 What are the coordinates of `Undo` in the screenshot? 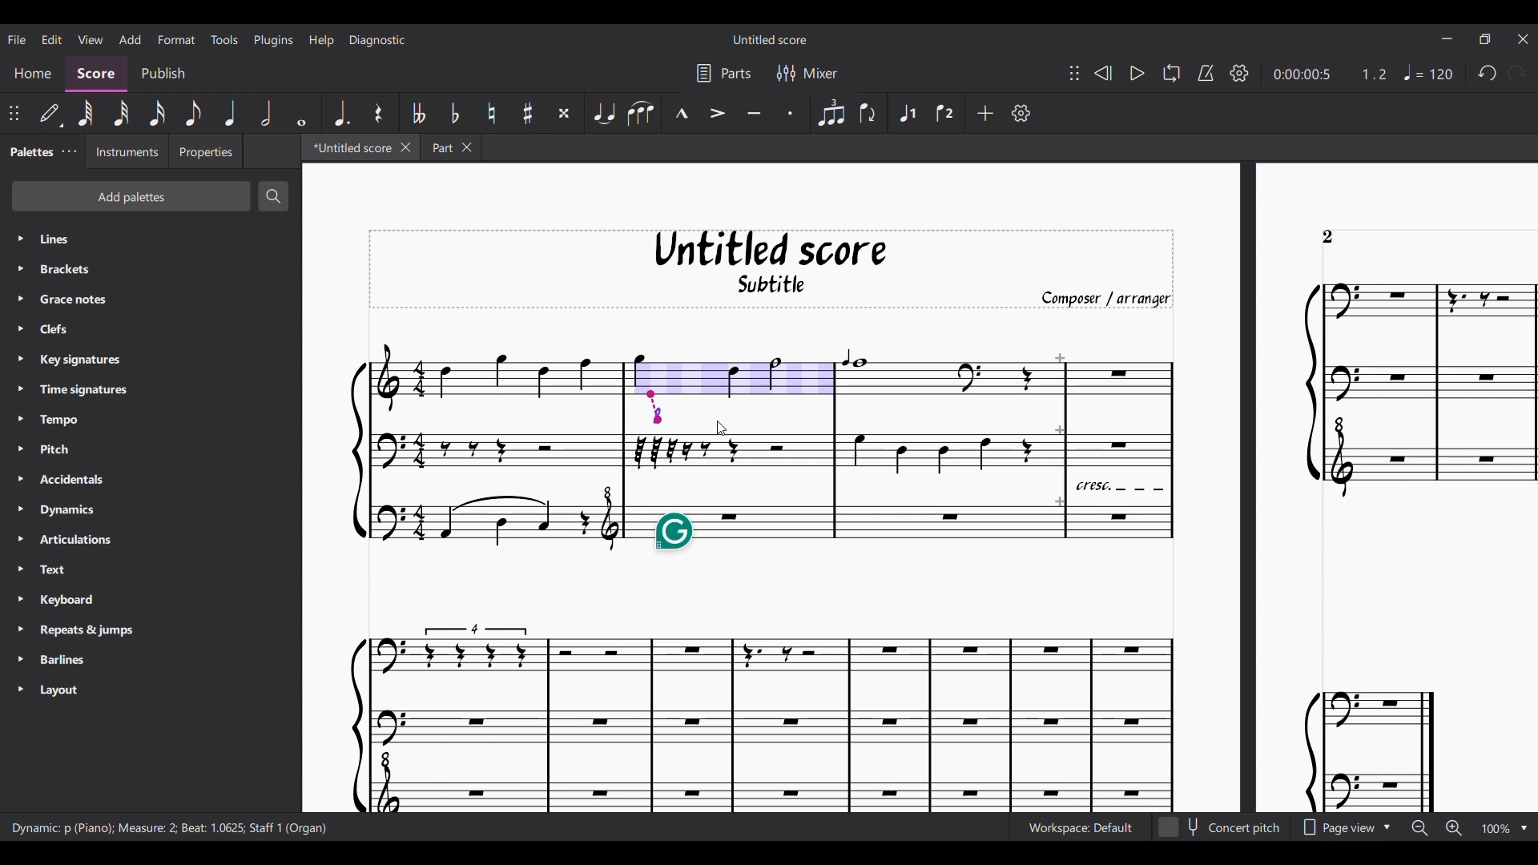 It's located at (1487, 72).